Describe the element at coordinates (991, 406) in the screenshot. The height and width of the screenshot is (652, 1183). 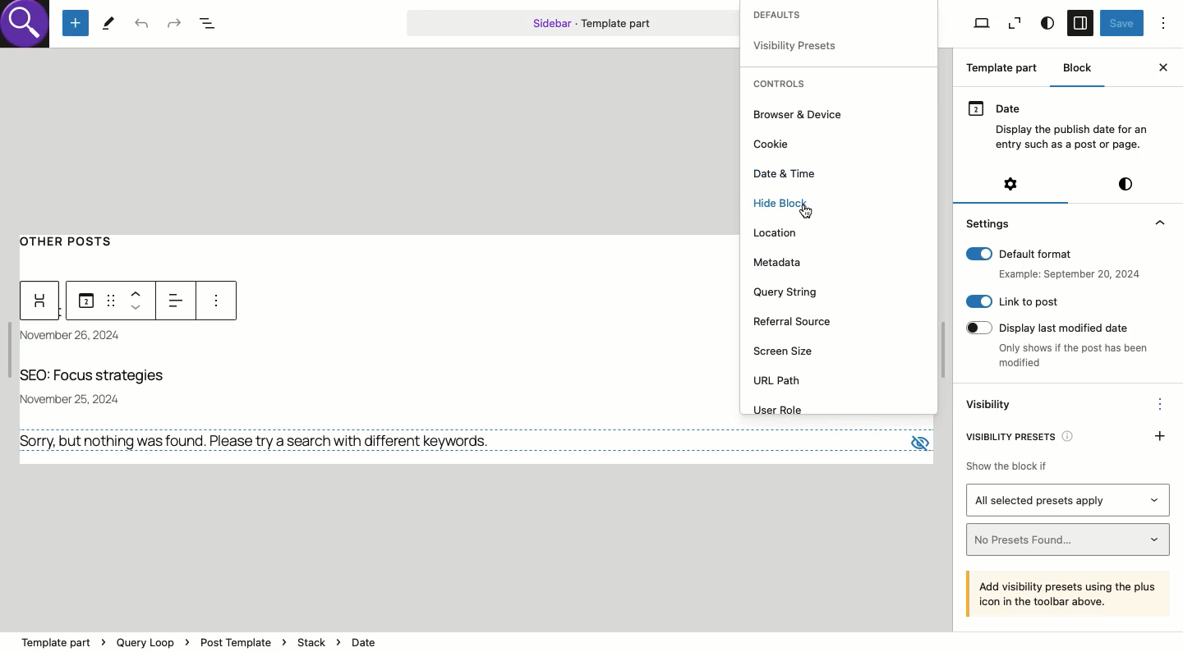
I see `Visibility ` at that location.